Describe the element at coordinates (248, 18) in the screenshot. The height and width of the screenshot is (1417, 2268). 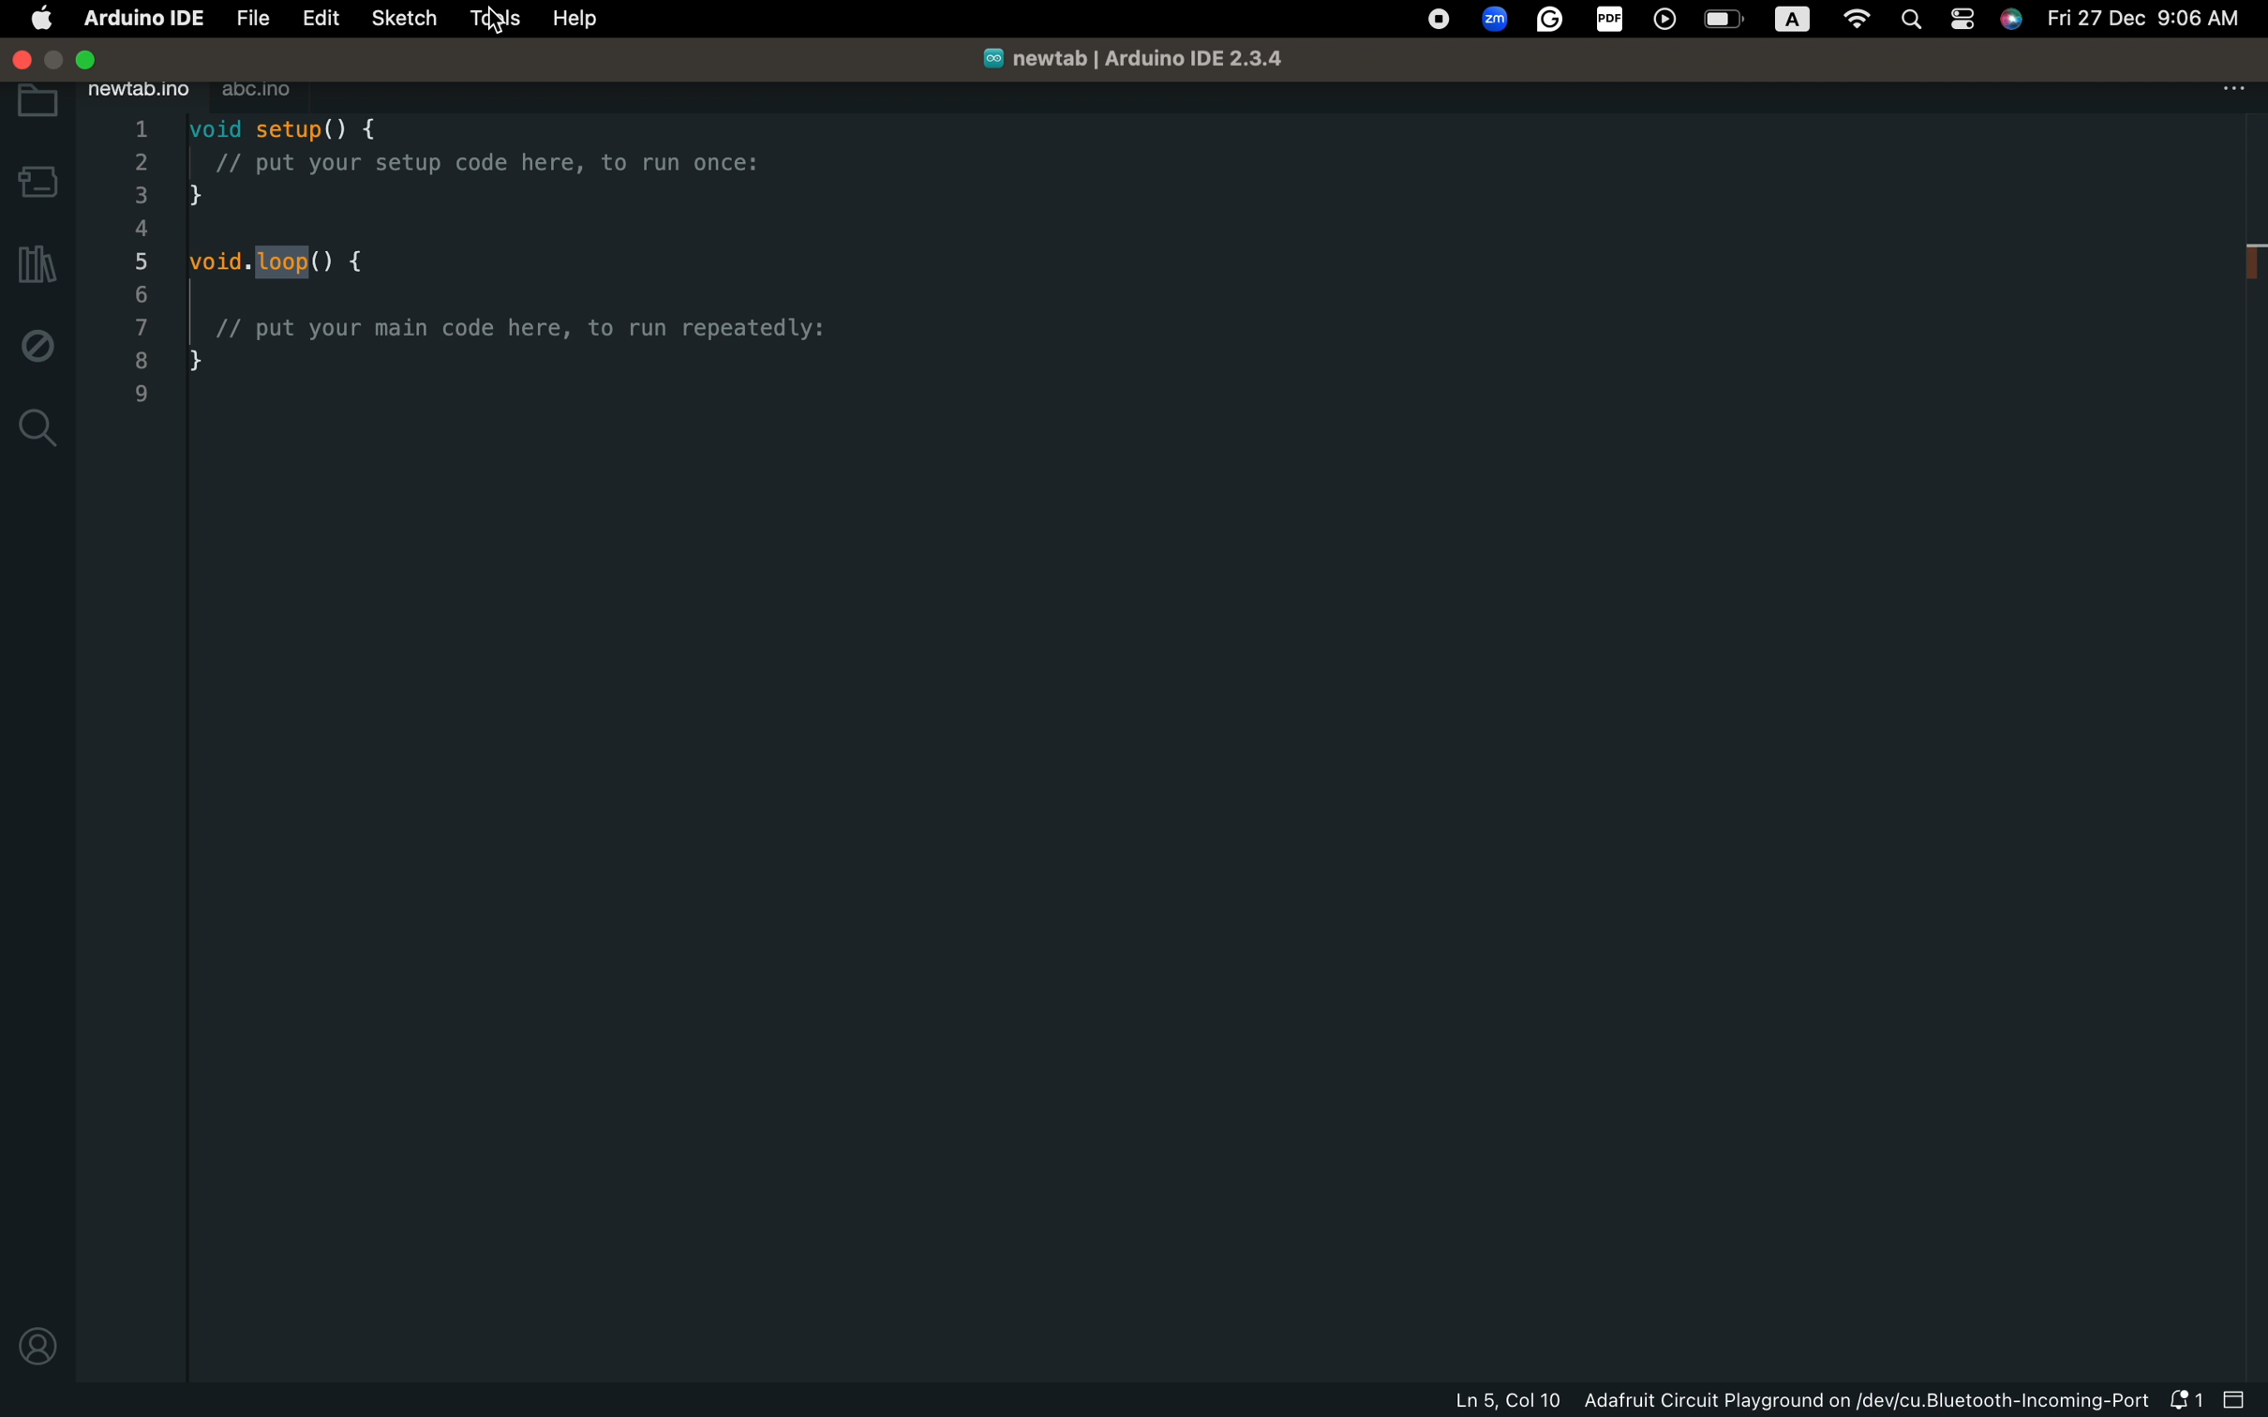
I see `file` at that location.